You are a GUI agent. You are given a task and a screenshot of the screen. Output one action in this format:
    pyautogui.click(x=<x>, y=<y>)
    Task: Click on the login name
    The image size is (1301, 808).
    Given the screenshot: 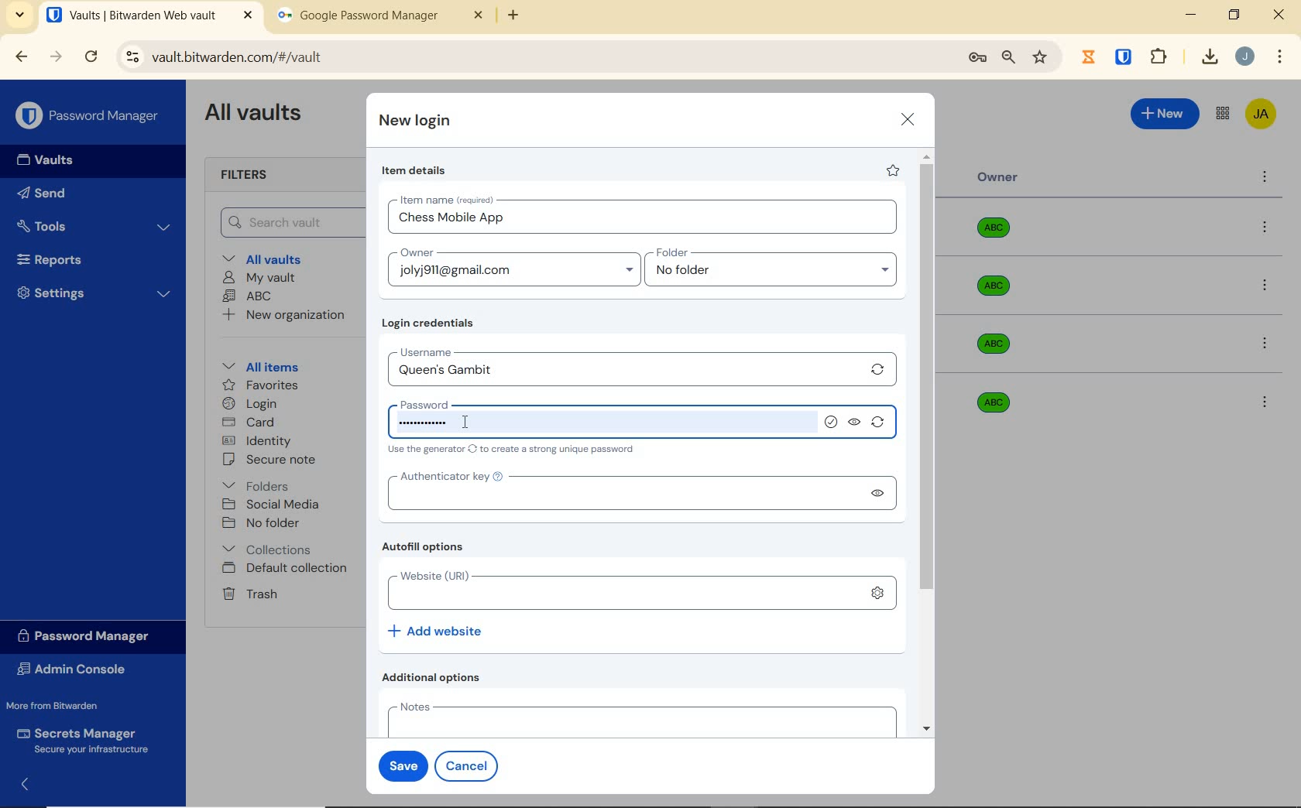 What is the action you would take?
    pyautogui.click(x=645, y=221)
    